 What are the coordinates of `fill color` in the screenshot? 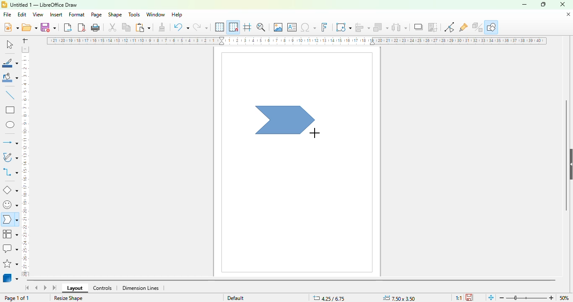 It's located at (10, 78).